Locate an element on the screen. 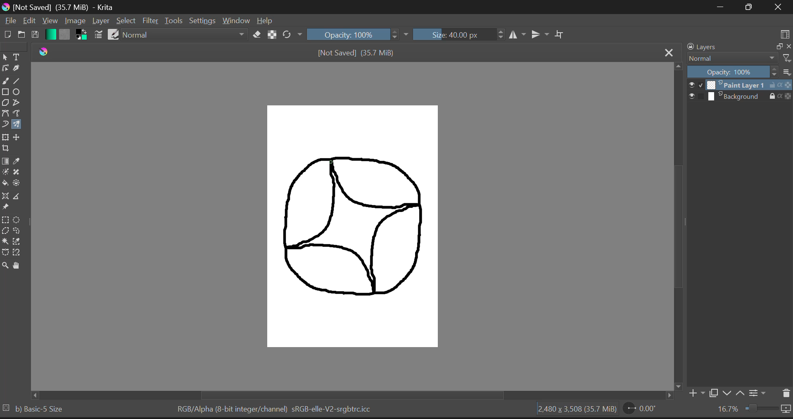 The image size is (793, 419). Measurements is located at coordinates (20, 198).